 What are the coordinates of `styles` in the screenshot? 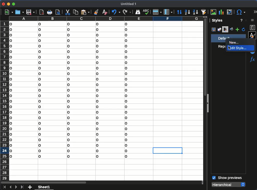 It's located at (253, 35).